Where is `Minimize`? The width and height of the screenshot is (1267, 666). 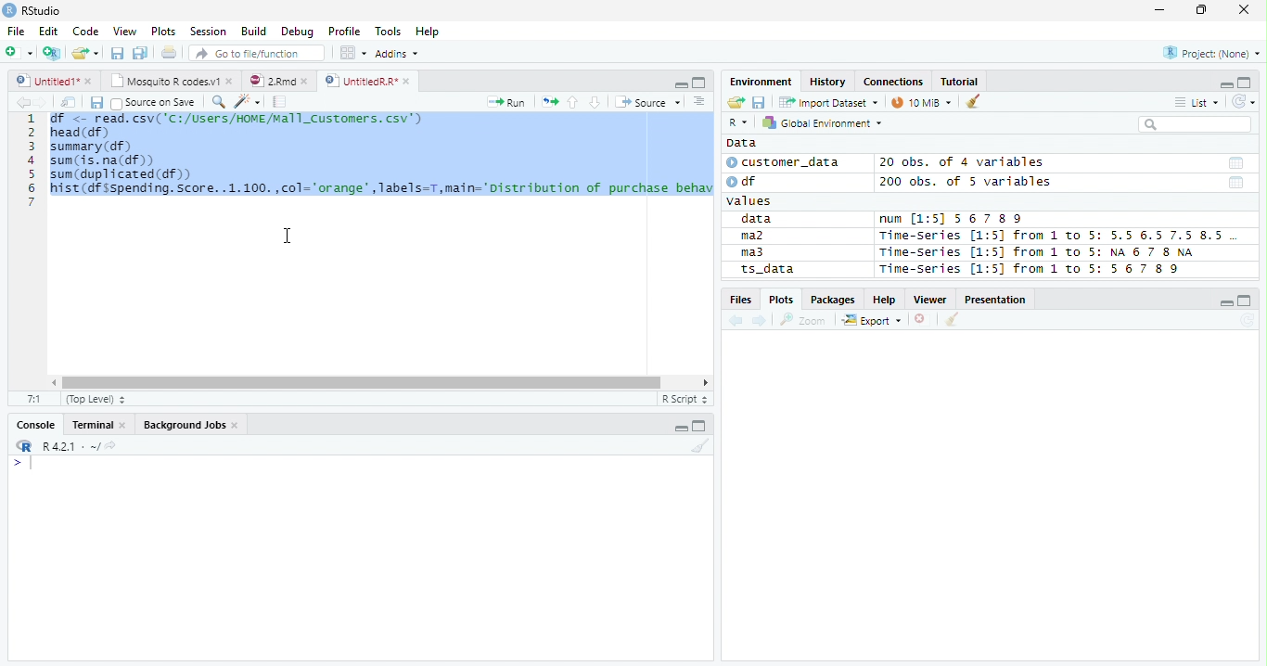
Minimize is located at coordinates (679, 83).